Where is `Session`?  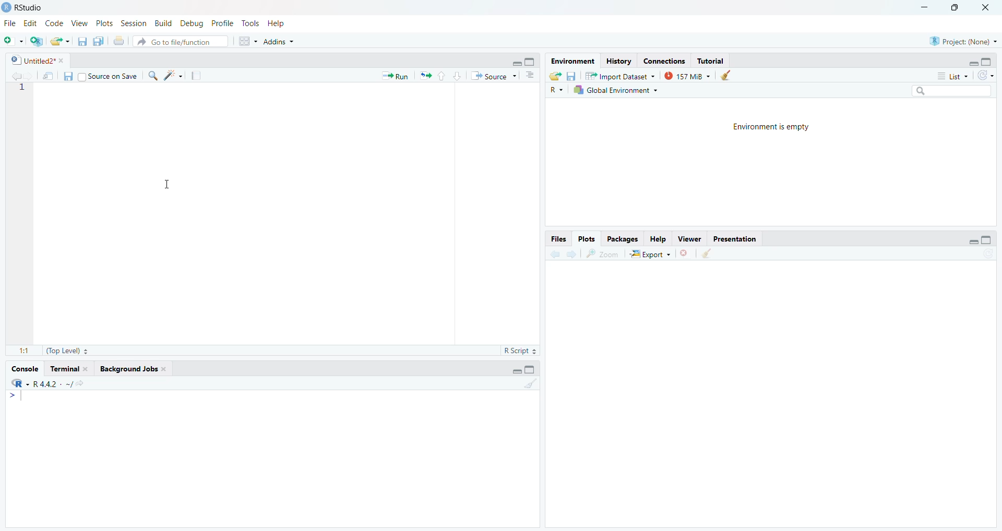 Session is located at coordinates (135, 22).